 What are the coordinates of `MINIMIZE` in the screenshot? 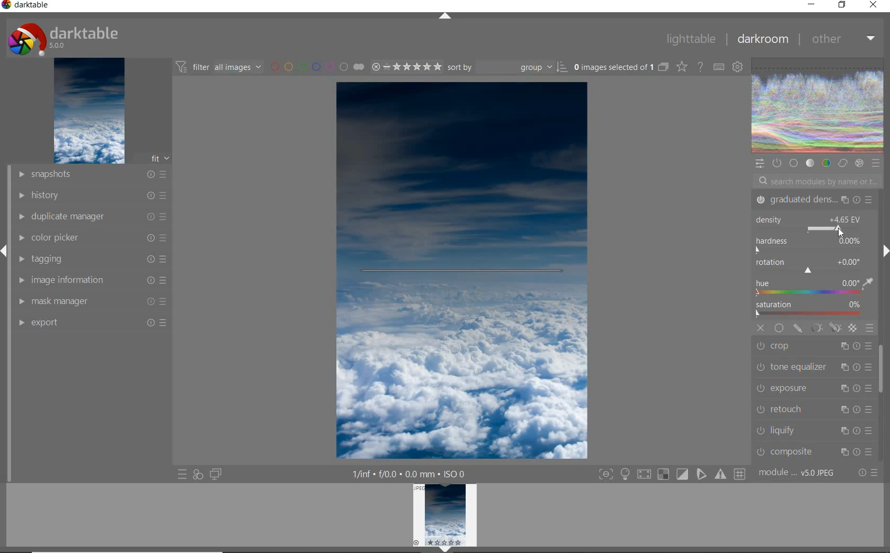 It's located at (811, 4).